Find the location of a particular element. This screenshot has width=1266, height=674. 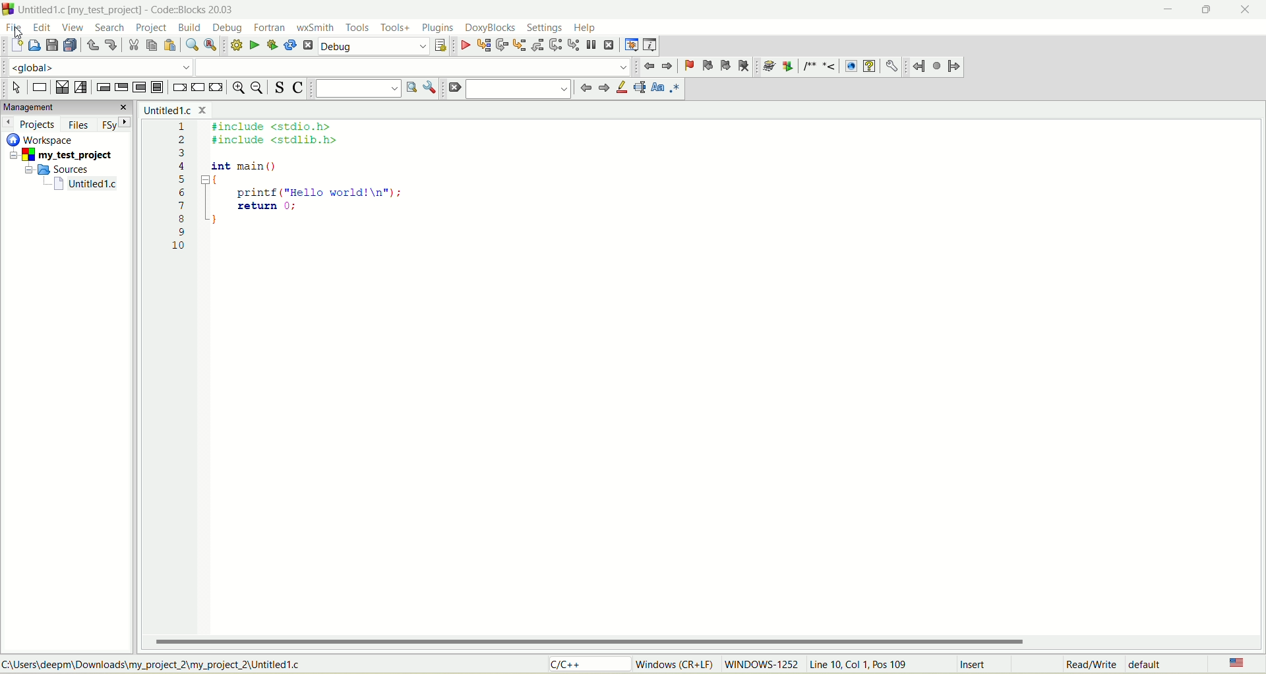

continue instruction is located at coordinates (196, 87).